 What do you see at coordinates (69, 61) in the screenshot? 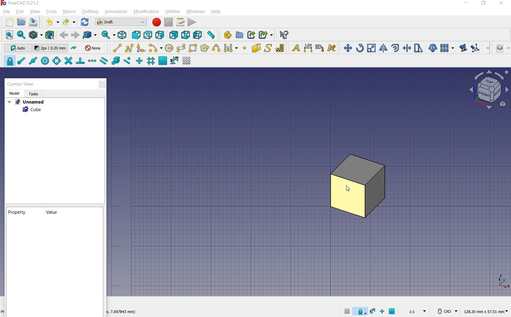
I see `snap intersection` at bounding box center [69, 61].